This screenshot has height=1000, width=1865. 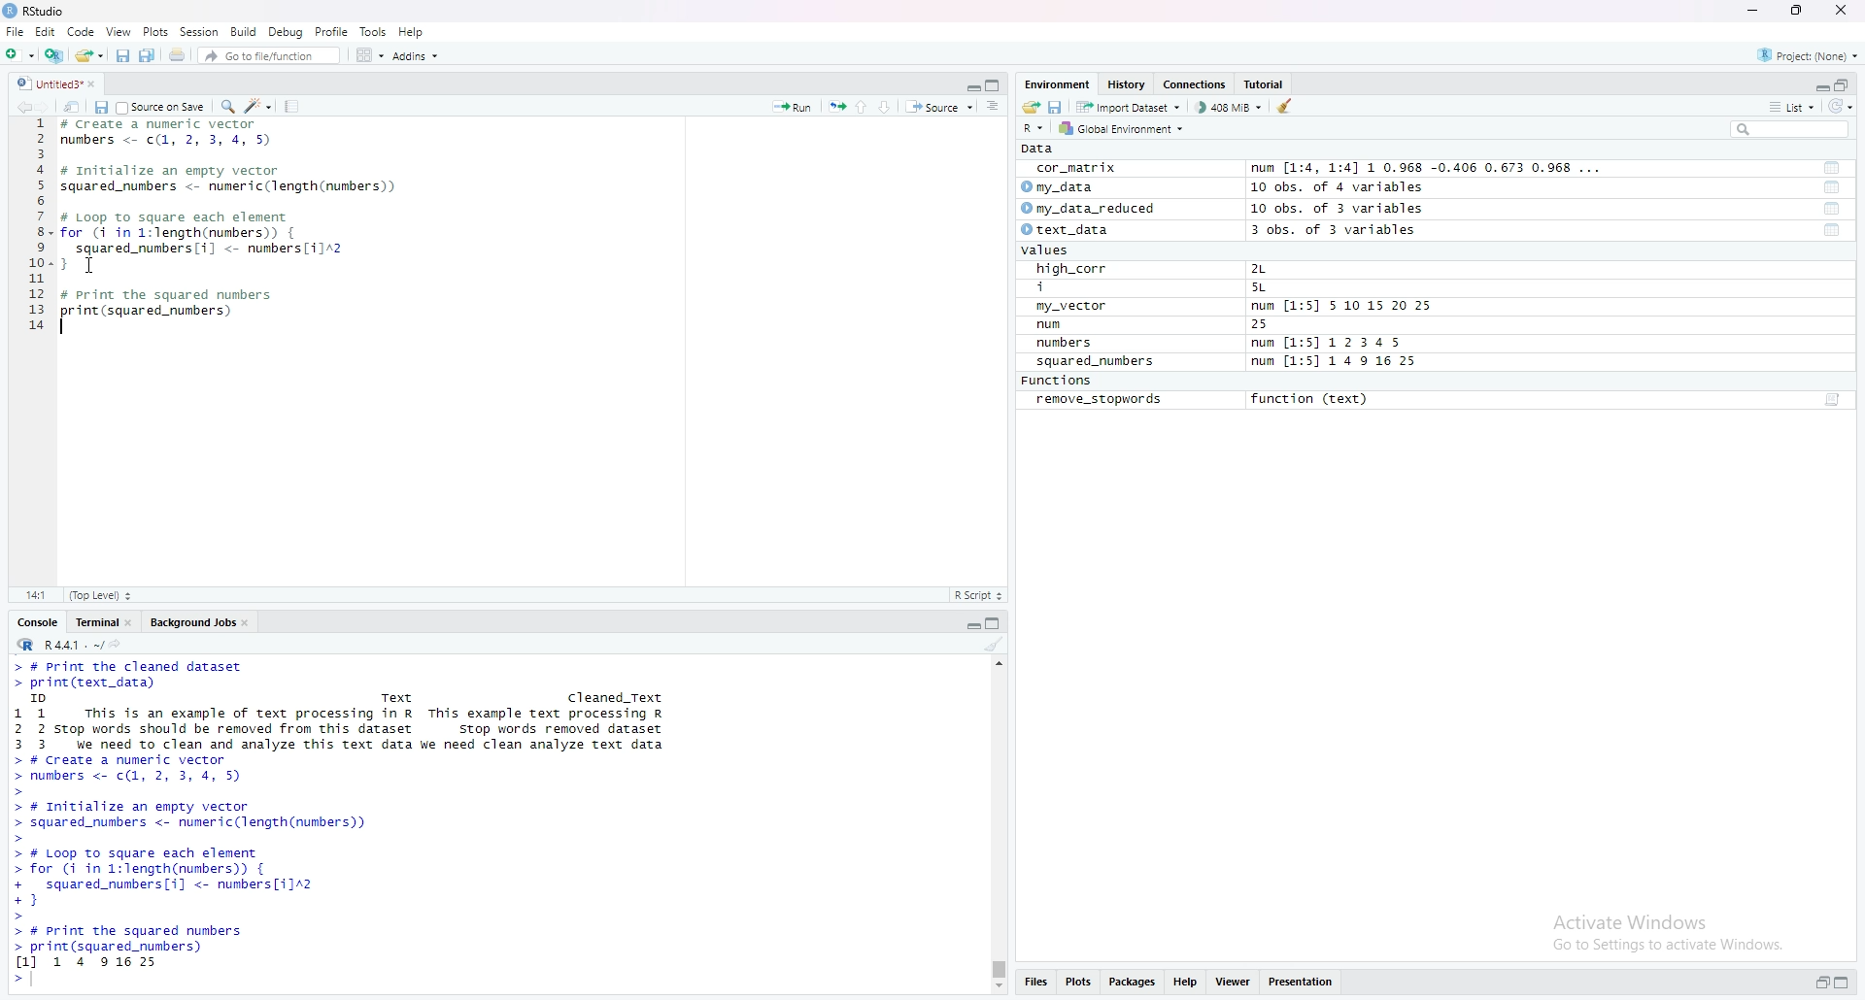 I want to click on Packages, so click(x=1134, y=983).